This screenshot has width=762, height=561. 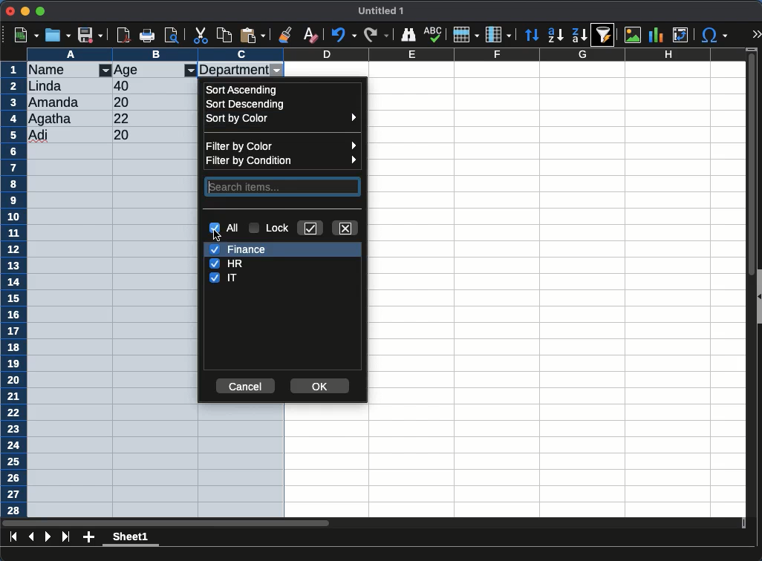 I want to click on filter, so click(x=191, y=70).